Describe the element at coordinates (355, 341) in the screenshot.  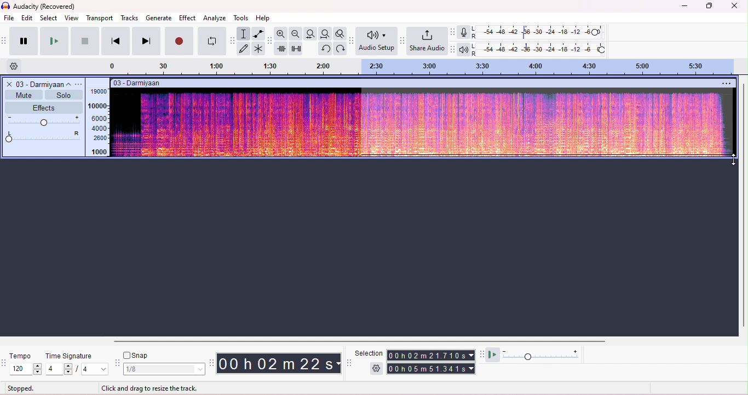
I see `horizontal scroll bar` at that location.